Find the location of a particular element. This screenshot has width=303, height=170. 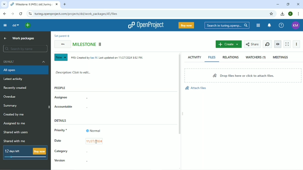

Assignee is located at coordinates (61, 97).